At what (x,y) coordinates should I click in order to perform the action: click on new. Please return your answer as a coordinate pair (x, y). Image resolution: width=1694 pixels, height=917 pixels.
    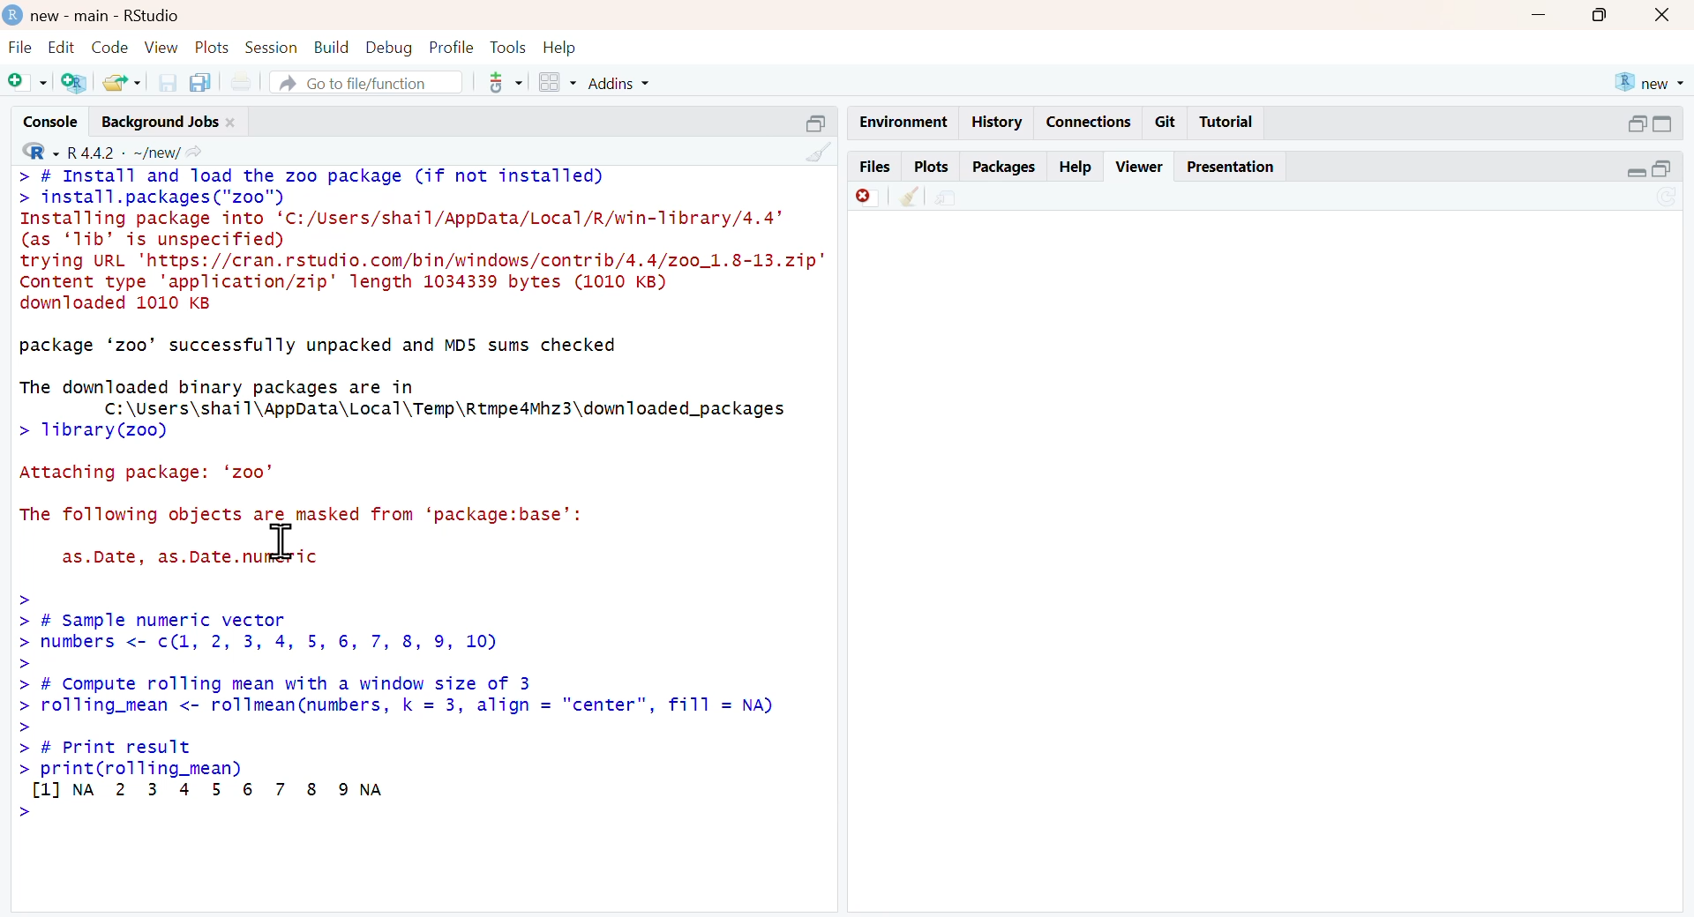
    Looking at the image, I should click on (1649, 84).